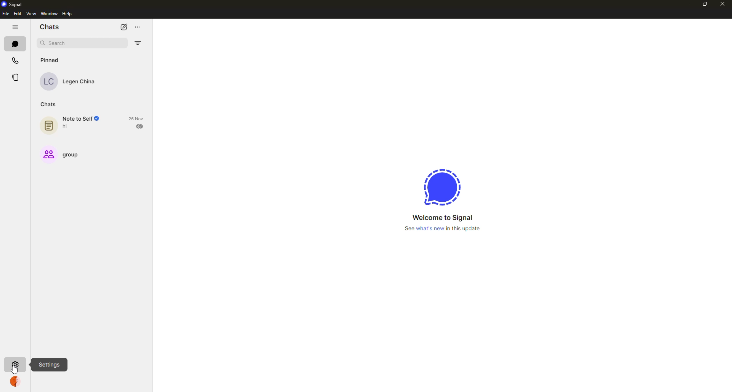 This screenshot has width=732, height=392. What do you see at coordinates (16, 364) in the screenshot?
I see `settings` at bounding box center [16, 364].